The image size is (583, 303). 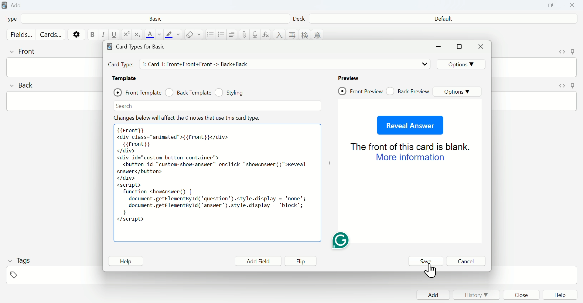 What do you see at coordinates (169, 35) in the screenshot?
I see `text highlight color` at bounding box center [169, 35].